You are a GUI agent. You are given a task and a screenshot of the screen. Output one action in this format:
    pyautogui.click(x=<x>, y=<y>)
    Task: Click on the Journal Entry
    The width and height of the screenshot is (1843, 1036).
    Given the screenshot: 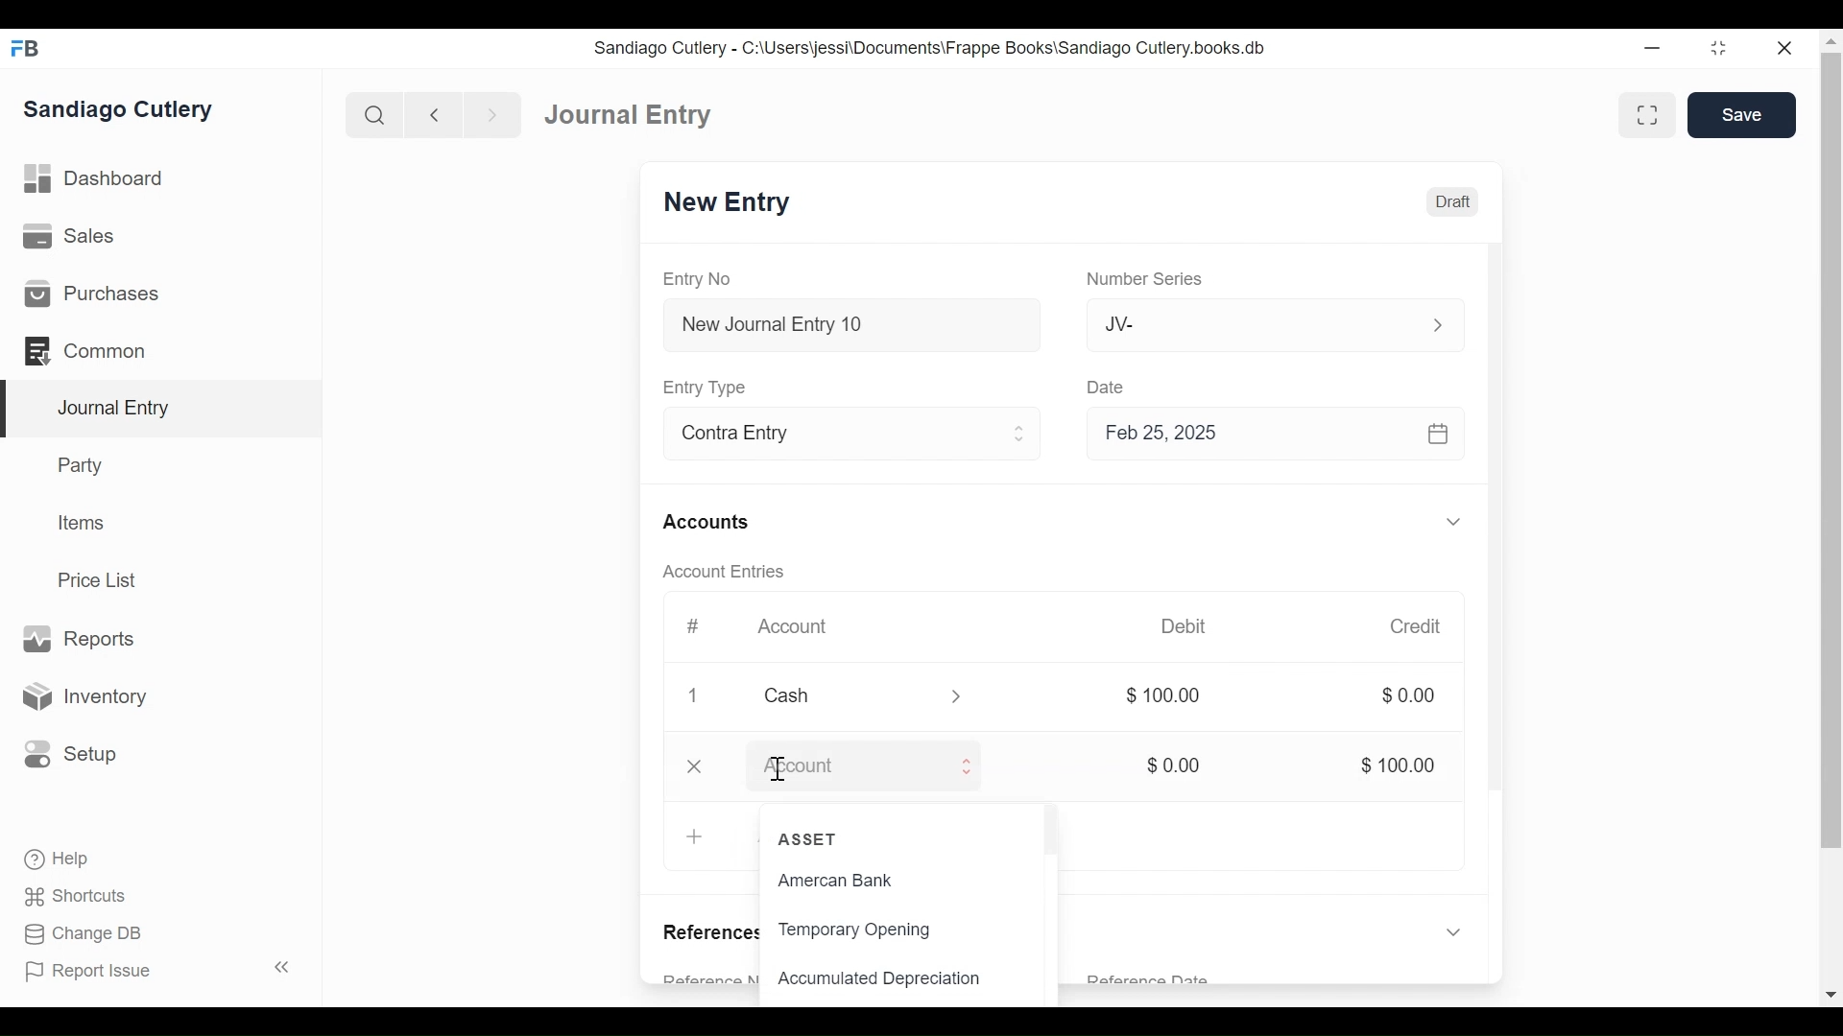 What is the action you would take?
    pyautogui.click(x=632, y=116)
    